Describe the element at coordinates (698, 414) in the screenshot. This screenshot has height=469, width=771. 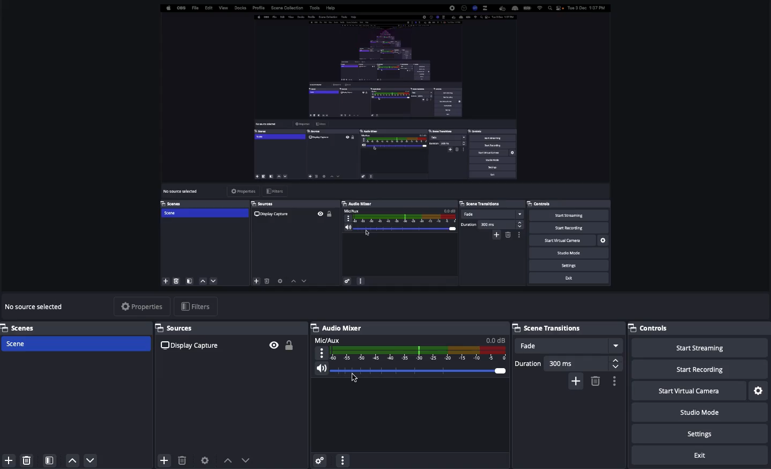
I see `Studio mode` at that location.